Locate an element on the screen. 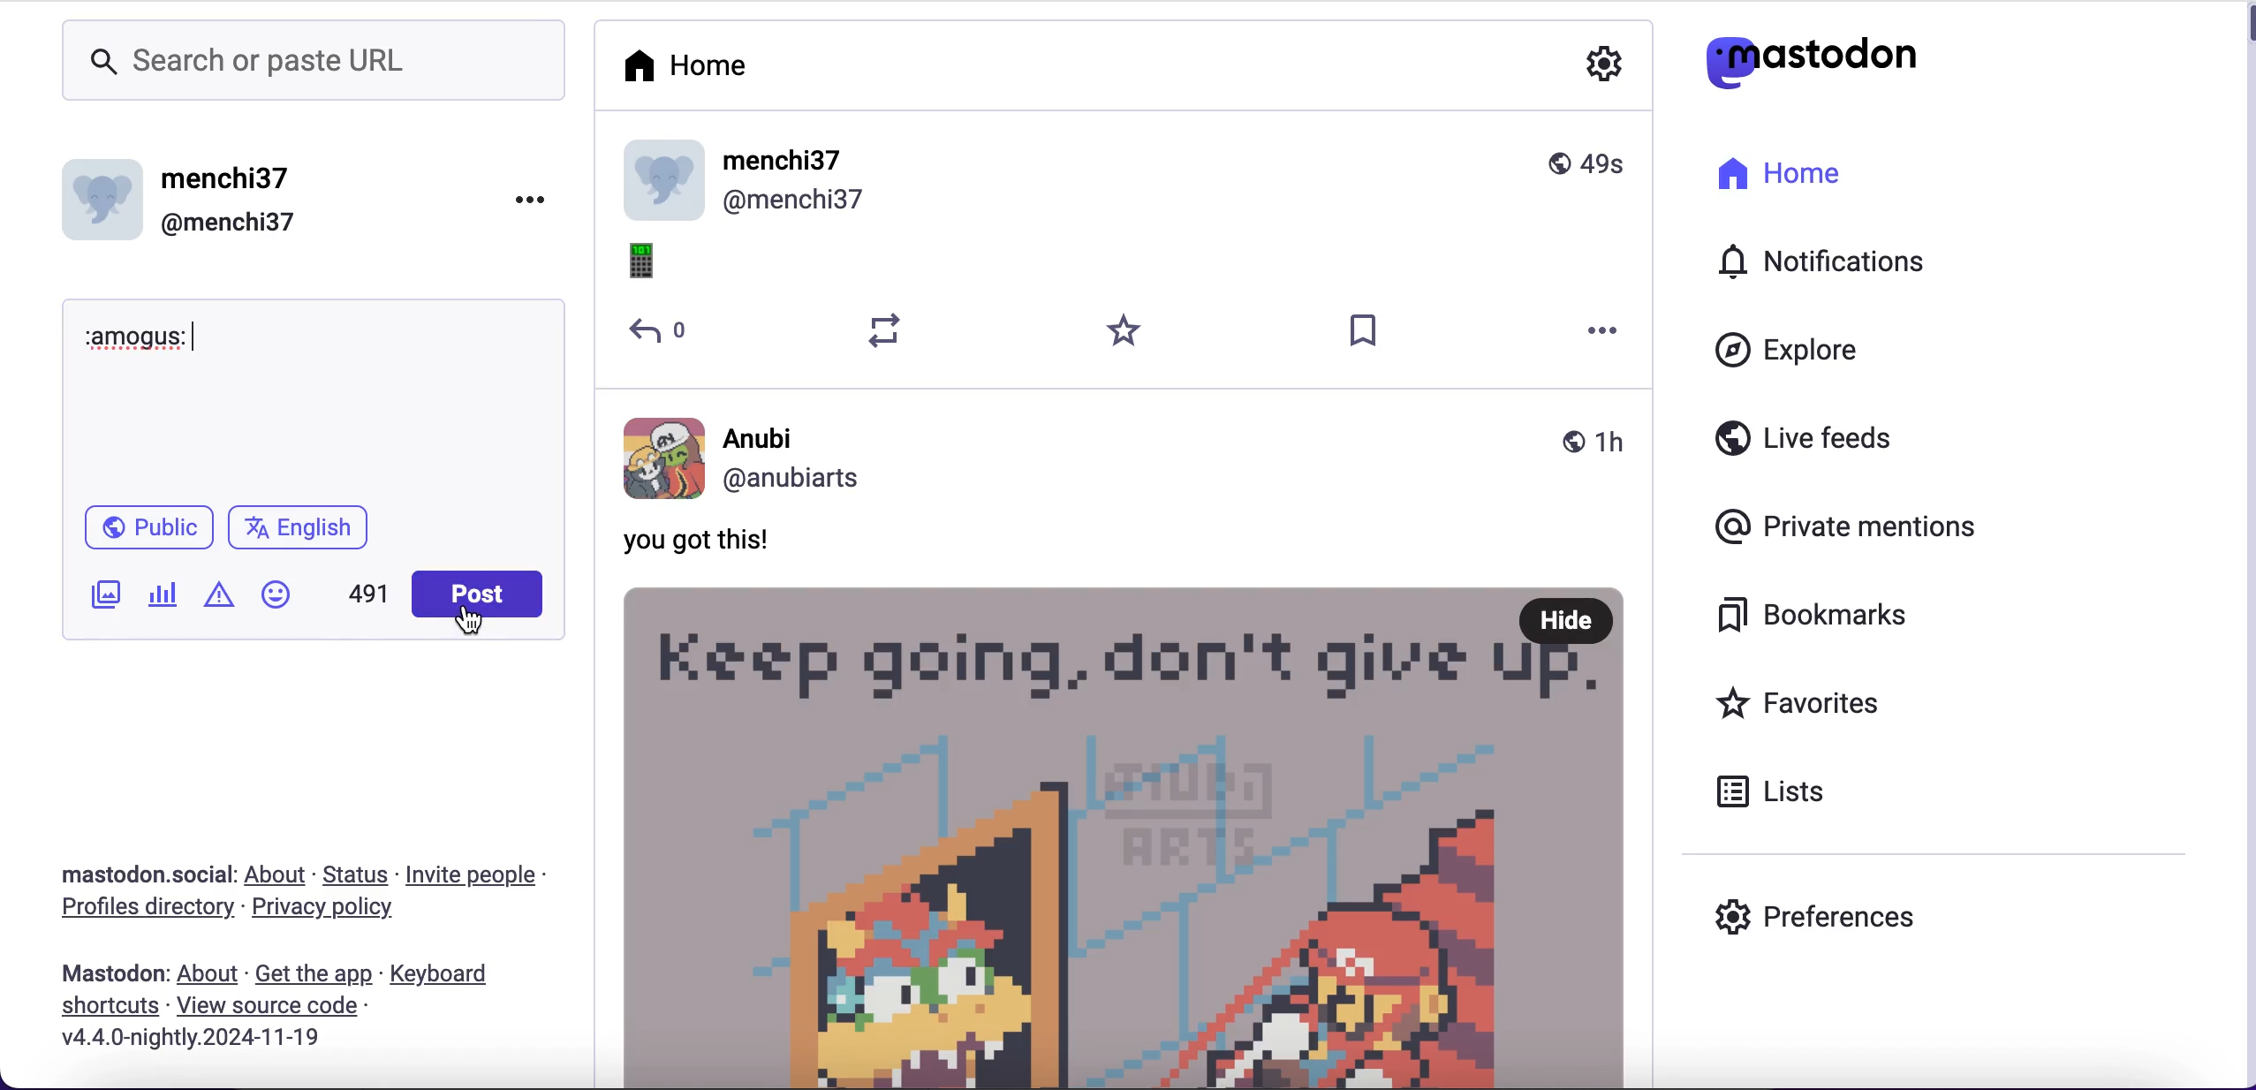 This screenshot has width=2256, height=1090. bookmarks is located at coordinates (1819, 618).